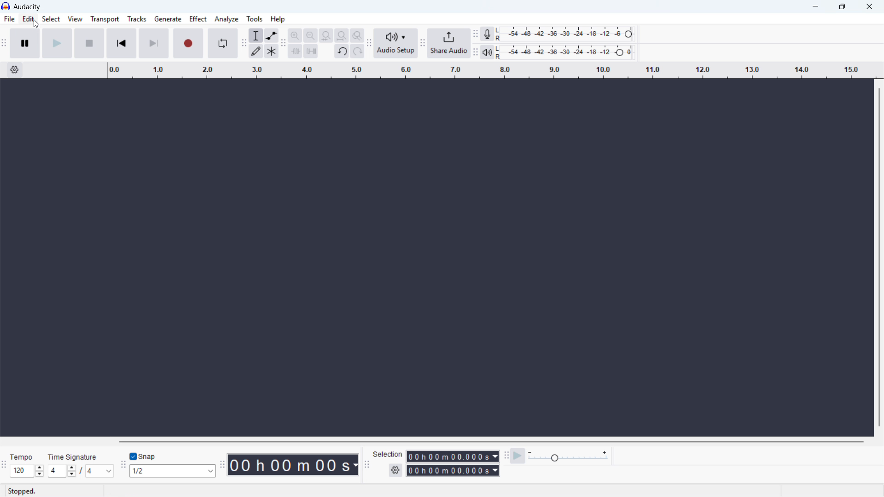 This screenshot has height=497, width=884. I want to click on recording level, so click(567, 34).